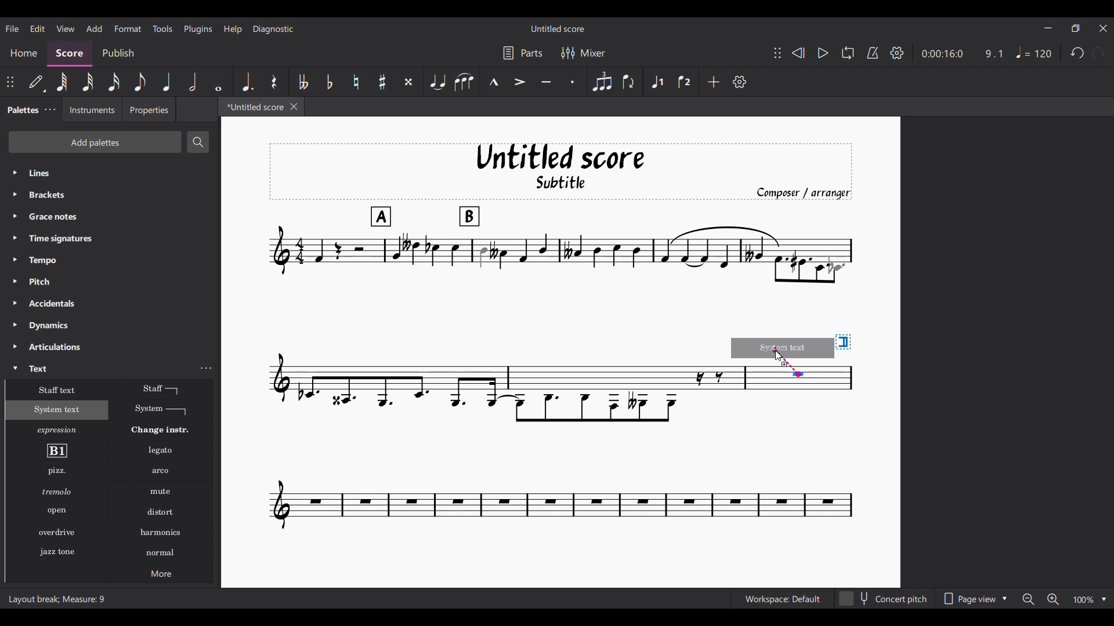 The height and width of the screenshot is (626, 1114). I want to click on Minimize, so click(1048, 28).